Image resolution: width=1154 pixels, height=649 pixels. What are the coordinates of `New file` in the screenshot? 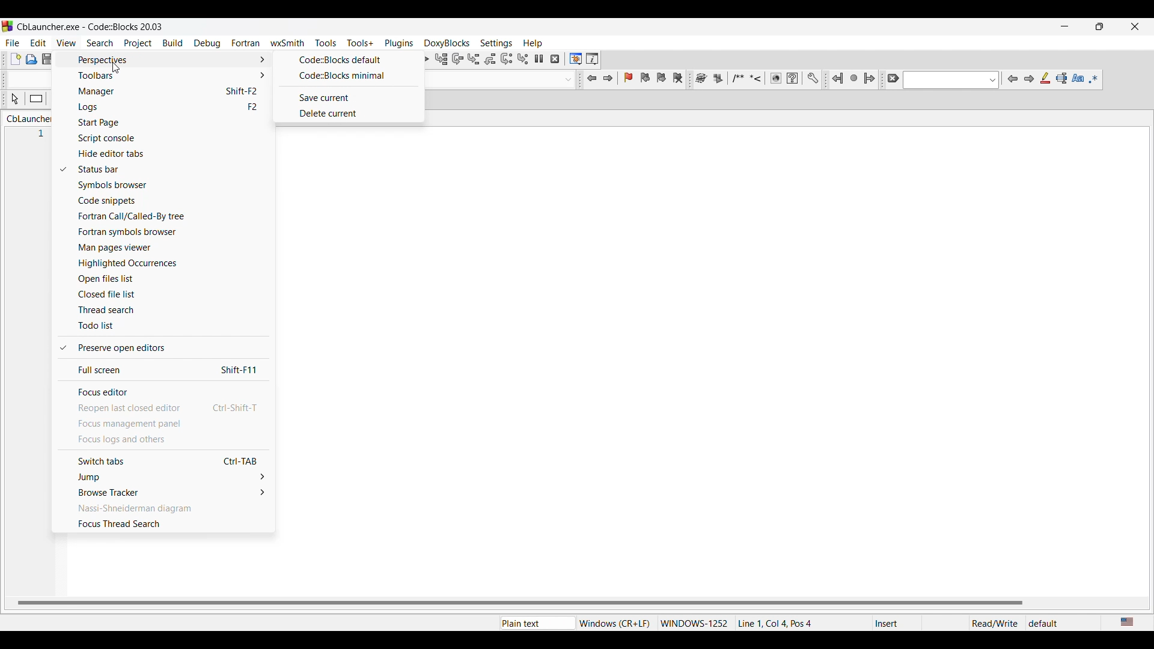 It's located at (16, 58).